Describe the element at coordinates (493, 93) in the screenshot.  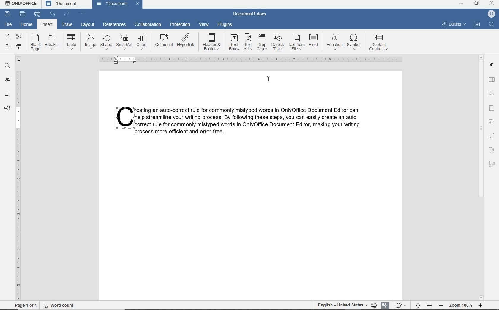
I see `insert image` at that location.